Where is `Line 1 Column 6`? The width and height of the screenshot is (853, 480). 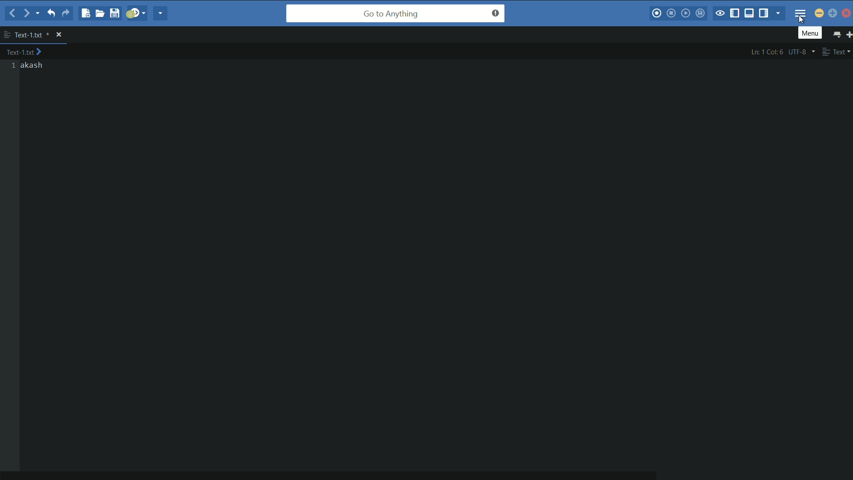
Line 1 Column 6 is located at coordinates (768, 52).